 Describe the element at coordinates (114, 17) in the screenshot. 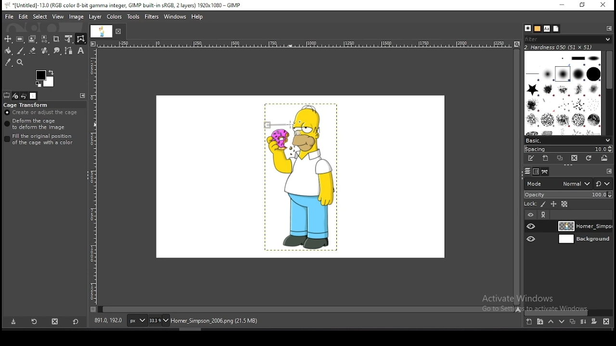

I see `colors` at that location.